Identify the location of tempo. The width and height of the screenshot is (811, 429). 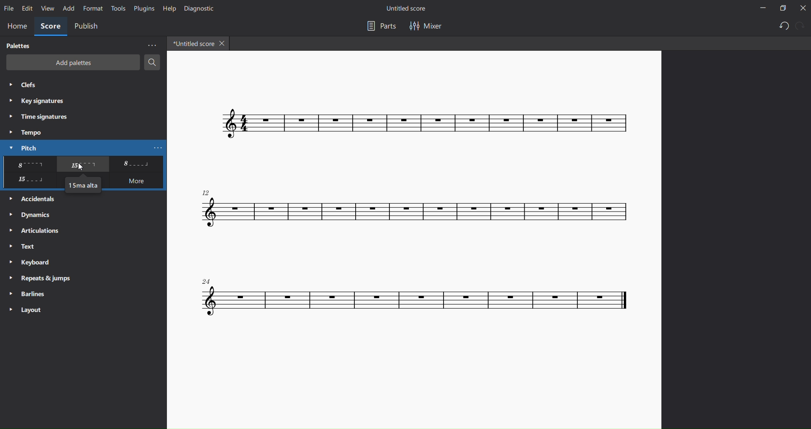
(27, 132).